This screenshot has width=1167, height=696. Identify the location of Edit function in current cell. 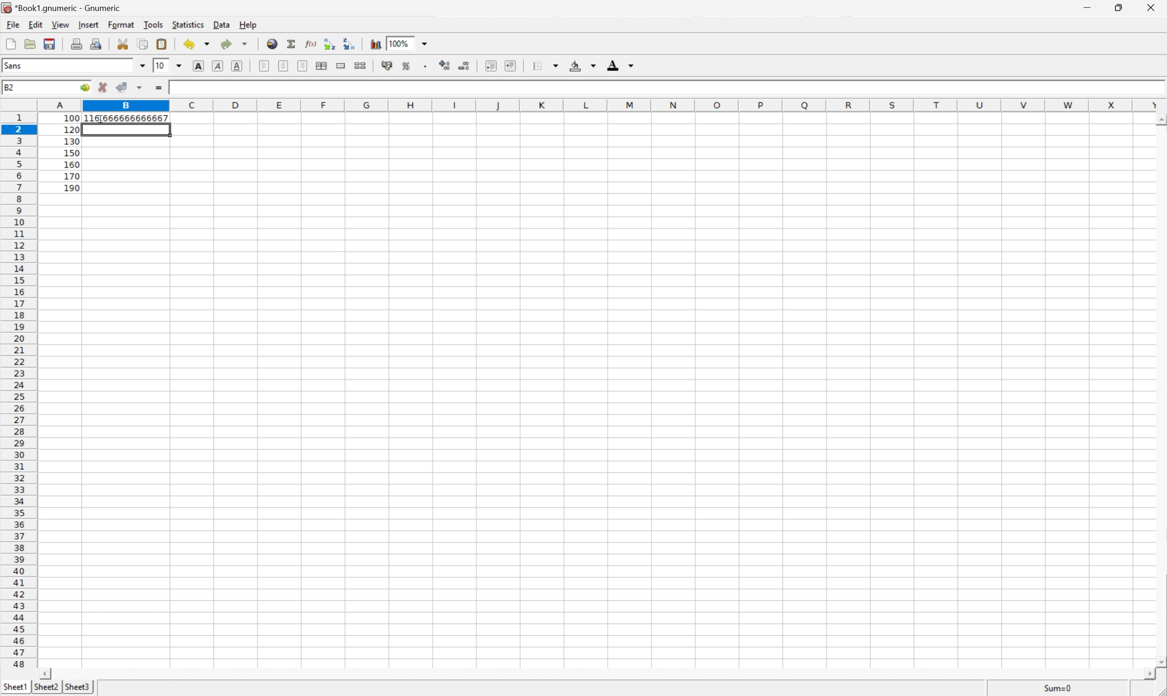
(310, 44).